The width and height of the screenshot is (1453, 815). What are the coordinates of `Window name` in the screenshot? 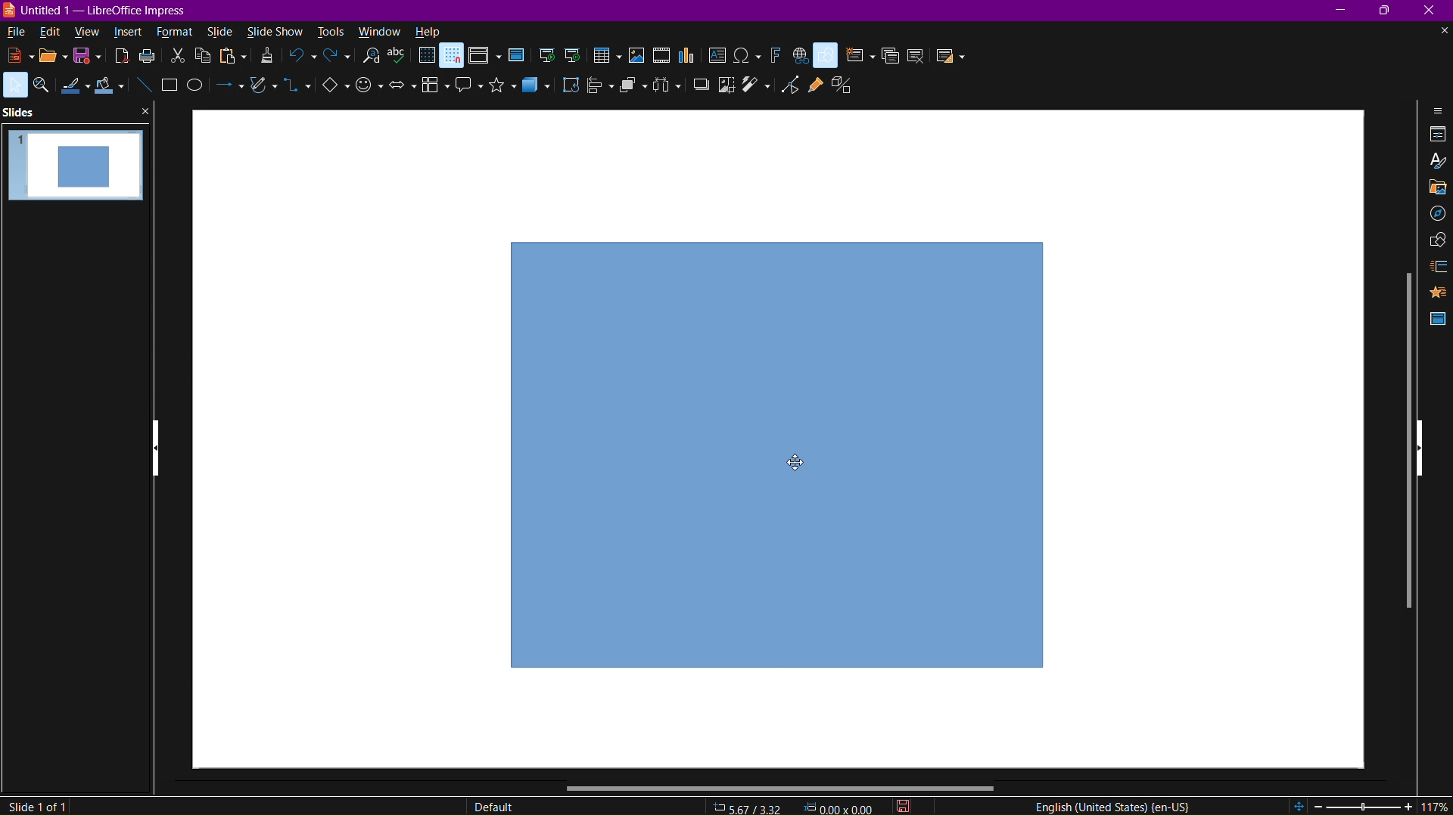 It's located at (97, 11).